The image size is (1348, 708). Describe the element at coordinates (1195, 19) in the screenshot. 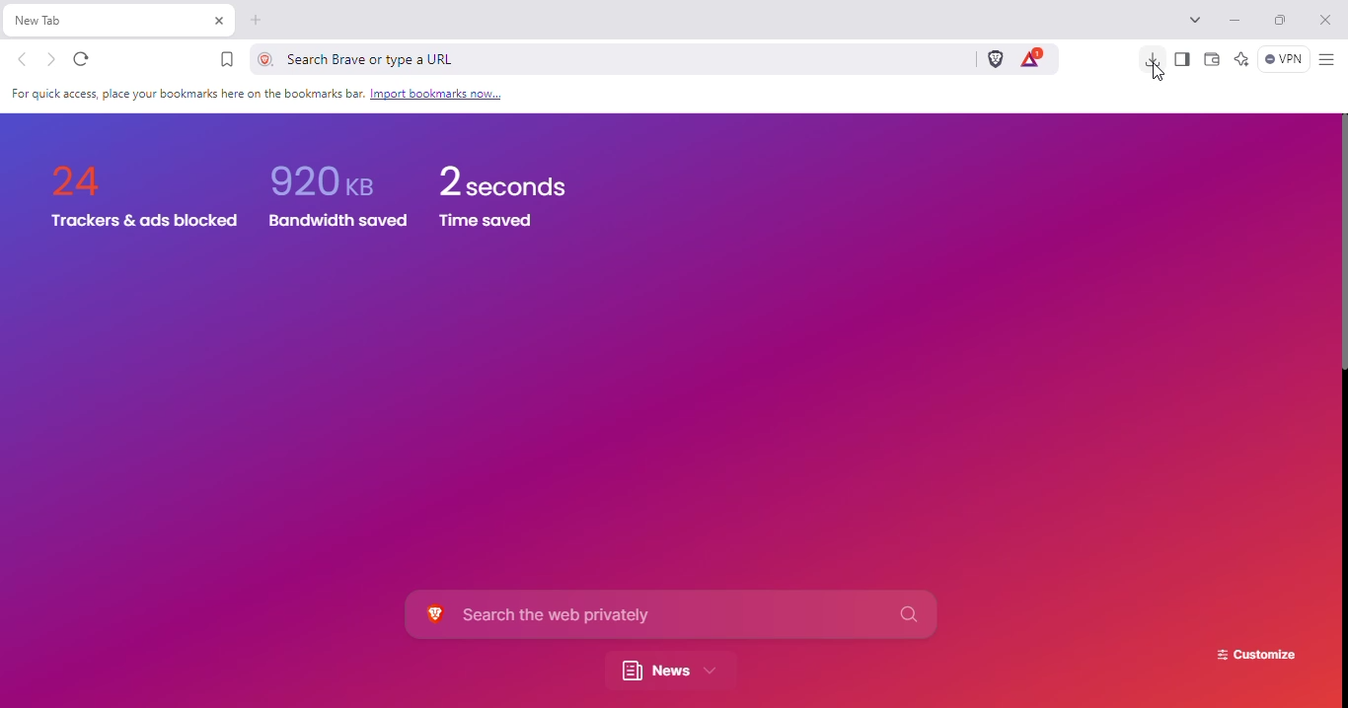

I see `search tabs` at that location.